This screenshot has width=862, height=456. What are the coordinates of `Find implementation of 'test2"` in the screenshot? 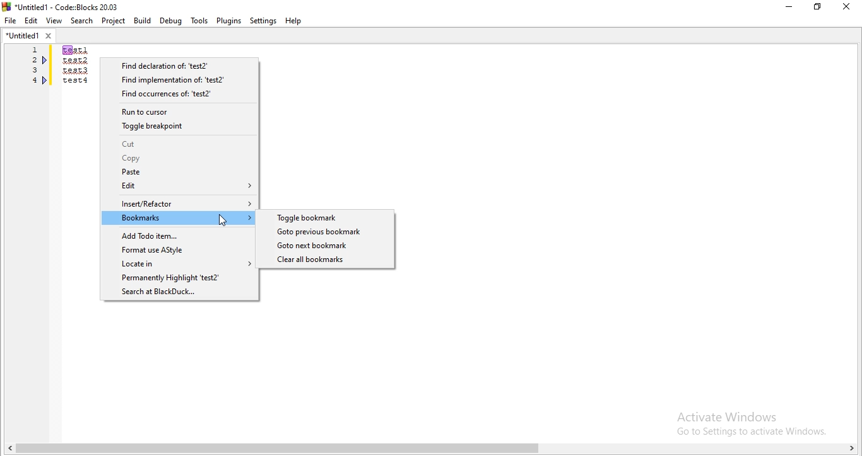 It's located at (180, 79).